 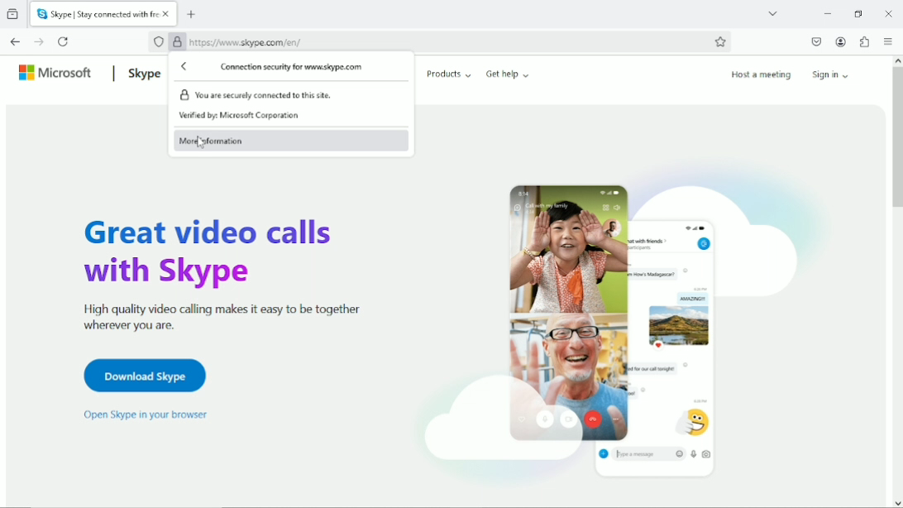 What do you see at coordinates (897, 60) in the screenshot?
I see `scroll up` at bounding box center [897, 60].